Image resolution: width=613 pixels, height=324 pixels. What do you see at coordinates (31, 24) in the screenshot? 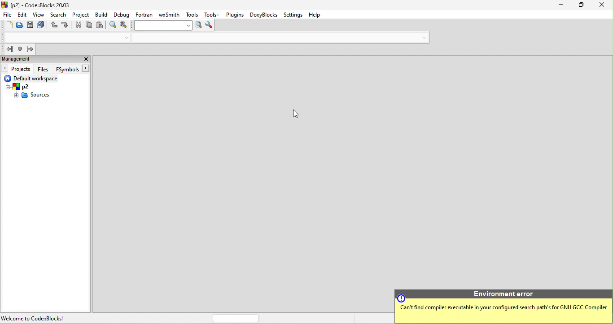
I see `save` at bounding box center [31, 24].